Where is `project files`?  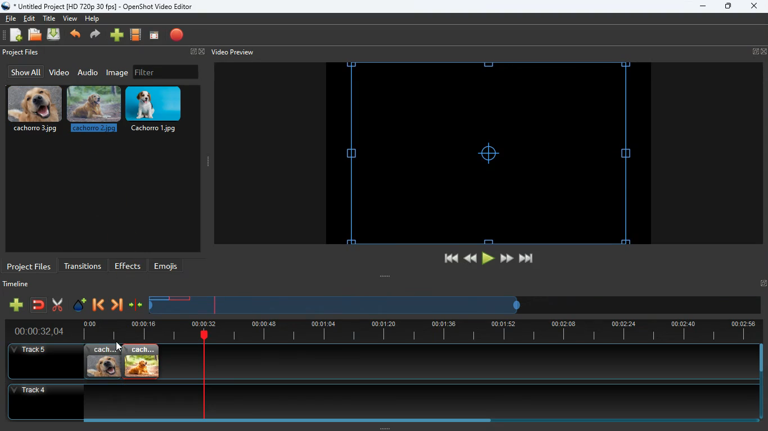 project files is located at coordinates (22, 53).